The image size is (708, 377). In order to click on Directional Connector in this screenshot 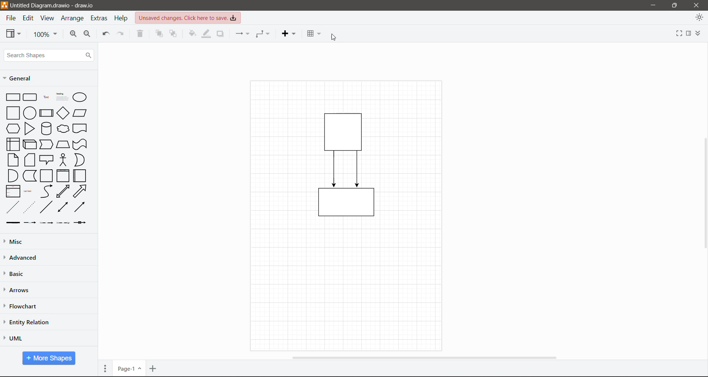, I will do `click(358, 169)`.